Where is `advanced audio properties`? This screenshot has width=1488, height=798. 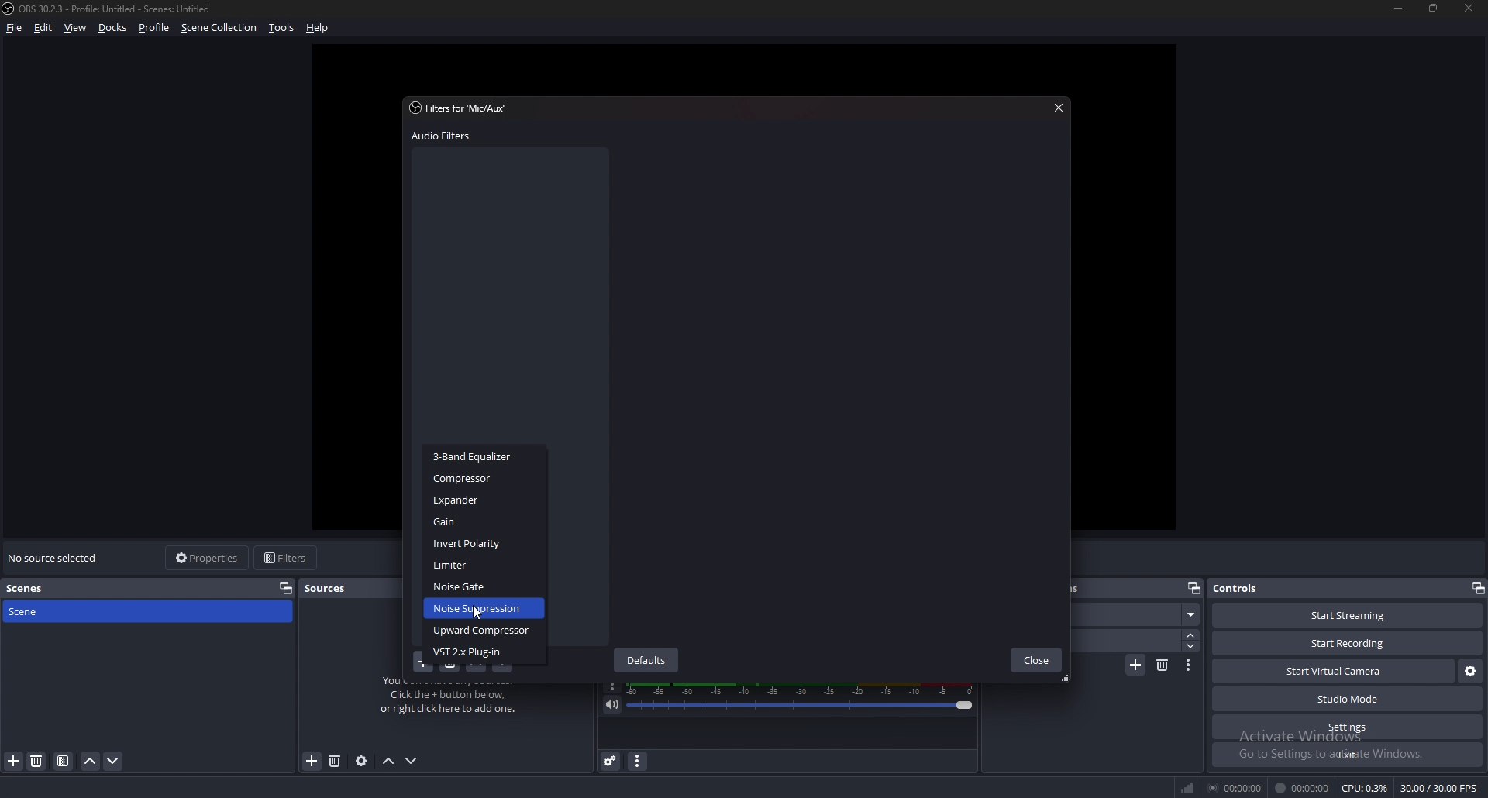
advanced audio properties is located at coordinates (611, 761).